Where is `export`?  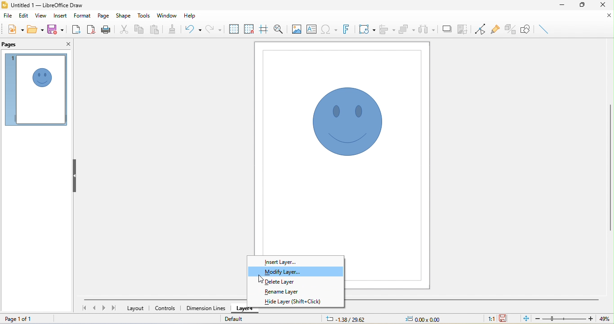
export is located at coordinates (75, 28).